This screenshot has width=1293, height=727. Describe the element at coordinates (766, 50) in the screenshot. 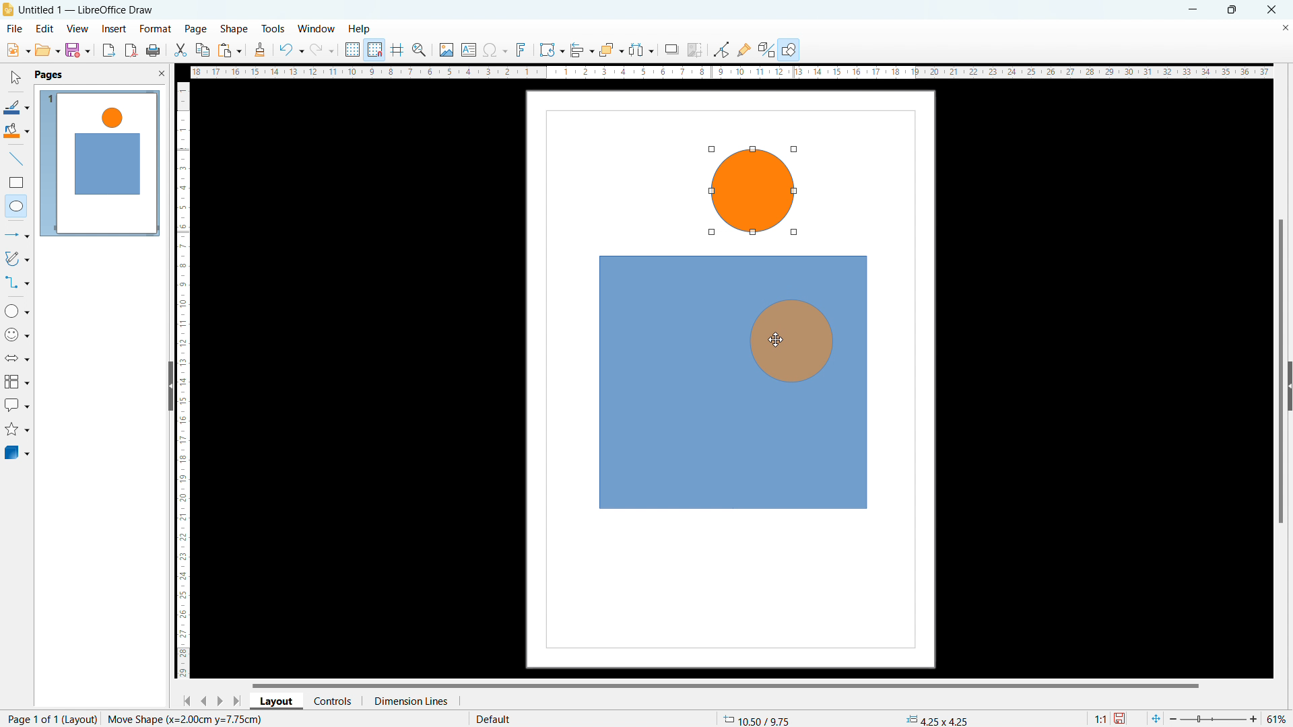

I see `show extrusion` at that location.